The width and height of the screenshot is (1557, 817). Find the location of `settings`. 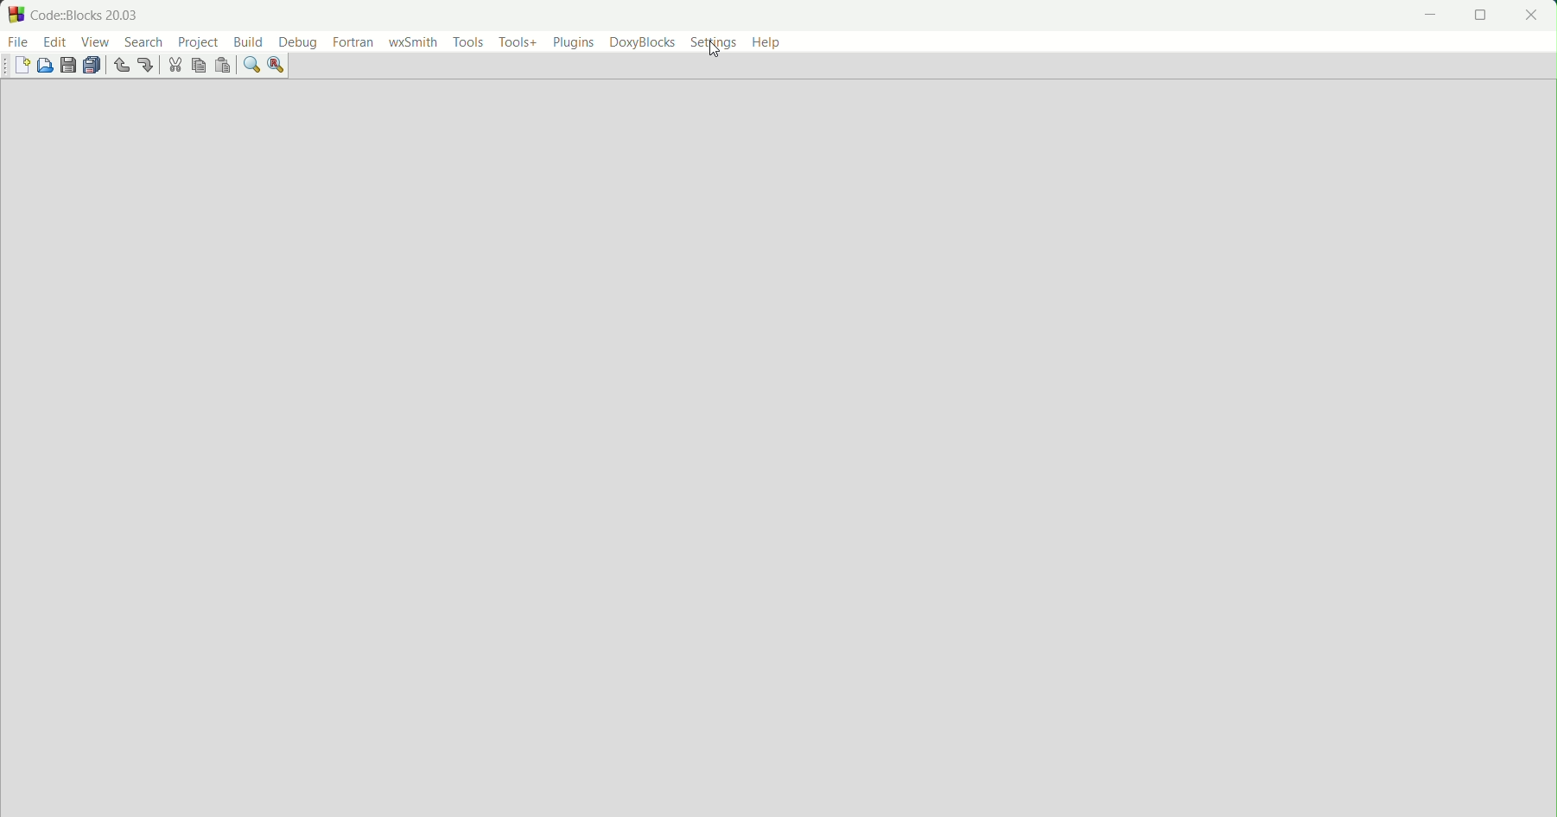

settings is located at coordinates (714, 43).